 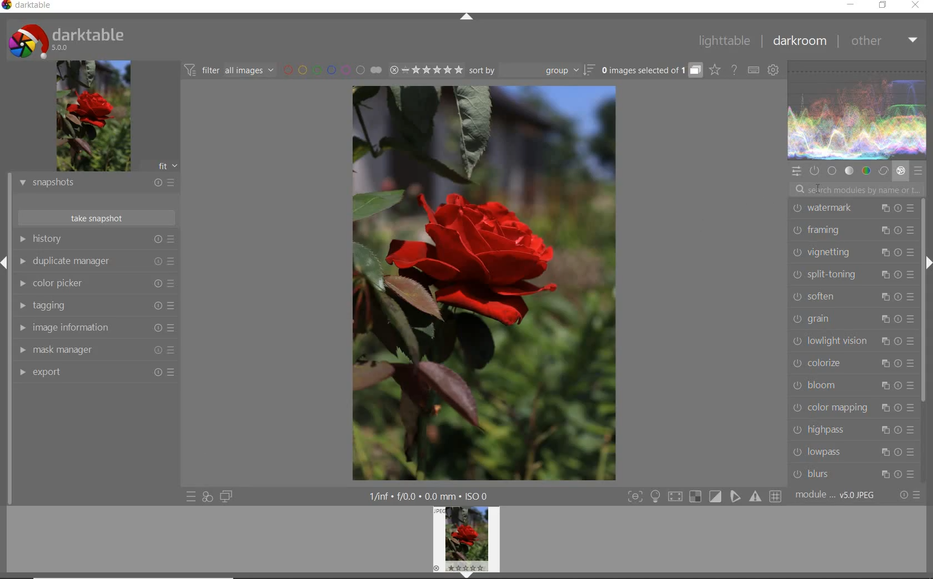 What do you see at coordinates (726, 42) in the screenshot?
I see `lighttable` at bounding box center [726, 42].